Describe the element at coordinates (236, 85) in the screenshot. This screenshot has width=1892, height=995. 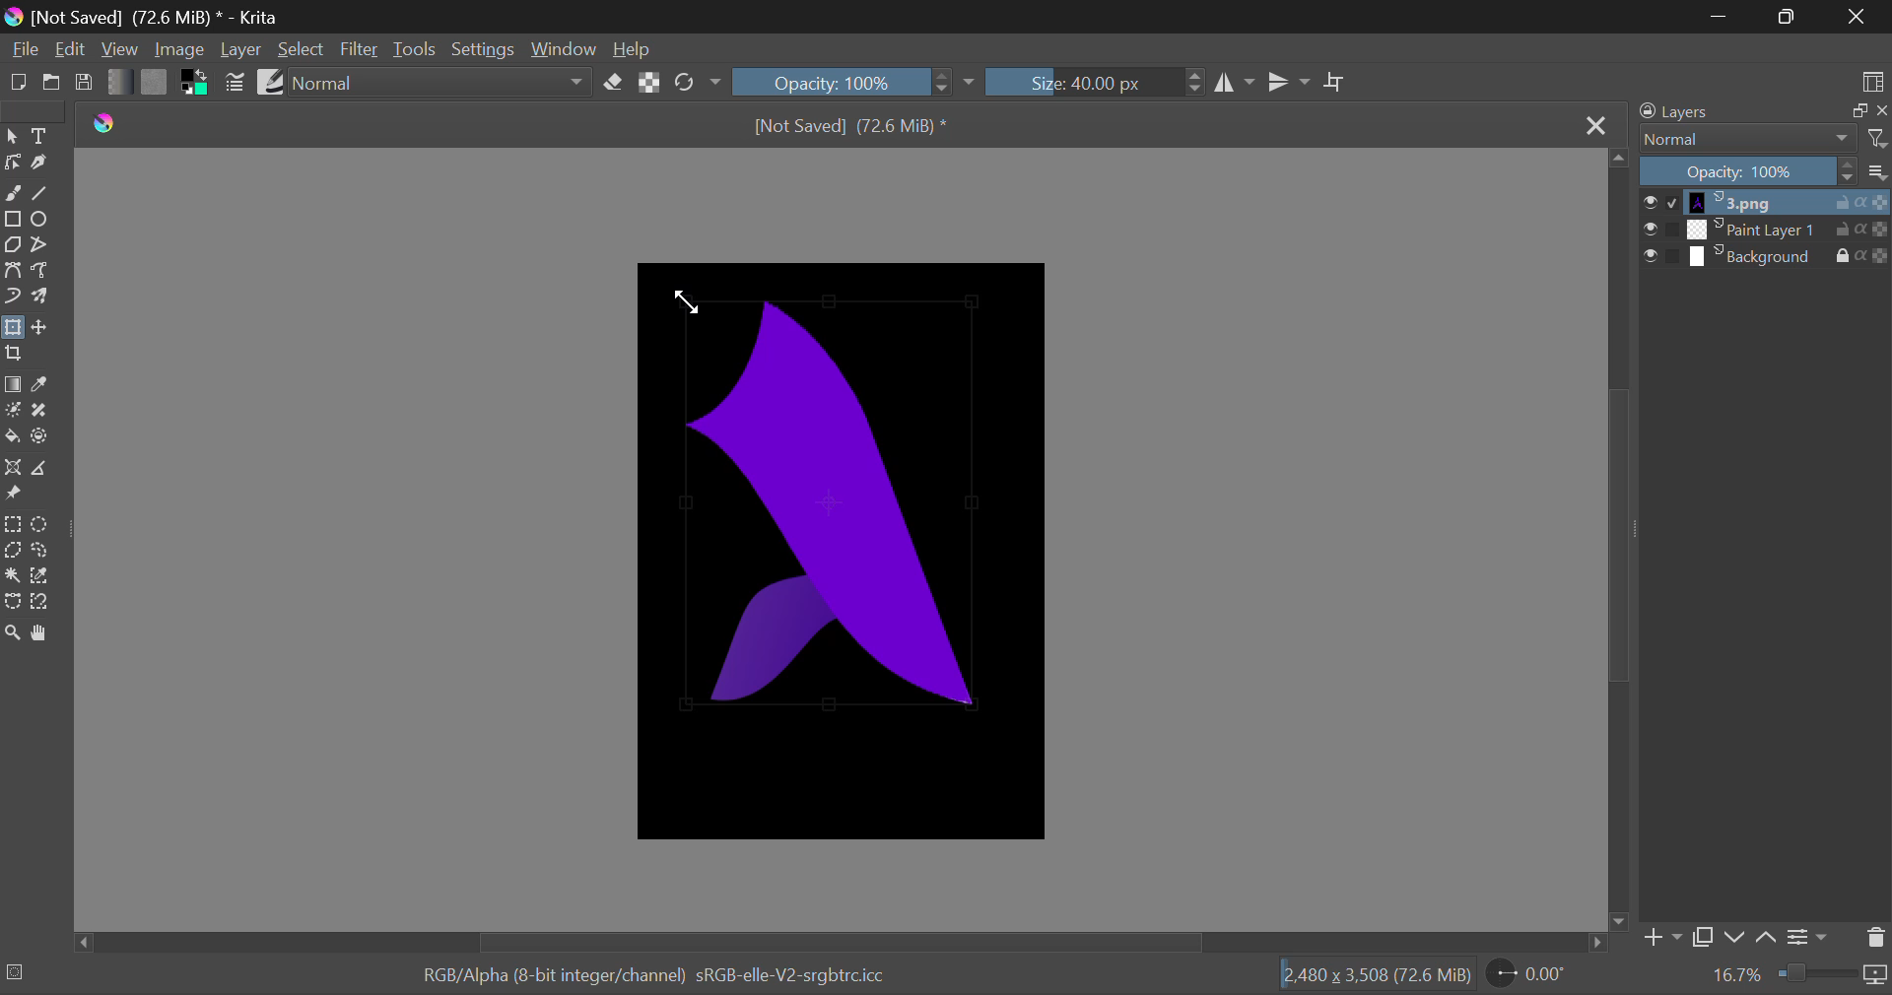
I see `Brush Settings` at that location.